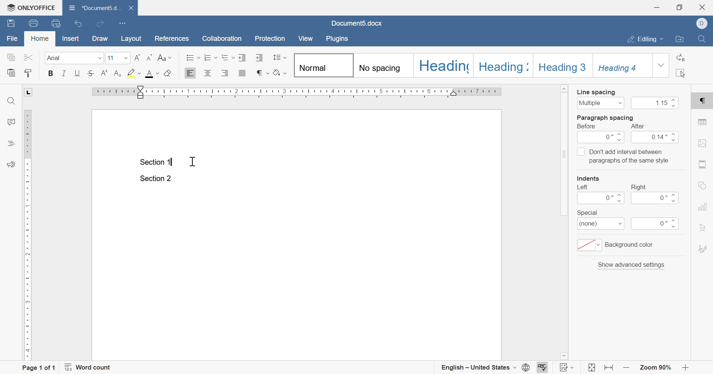 The width and height of the screenshot is (713, 374). I want to click on clear style, so click(169, 73).